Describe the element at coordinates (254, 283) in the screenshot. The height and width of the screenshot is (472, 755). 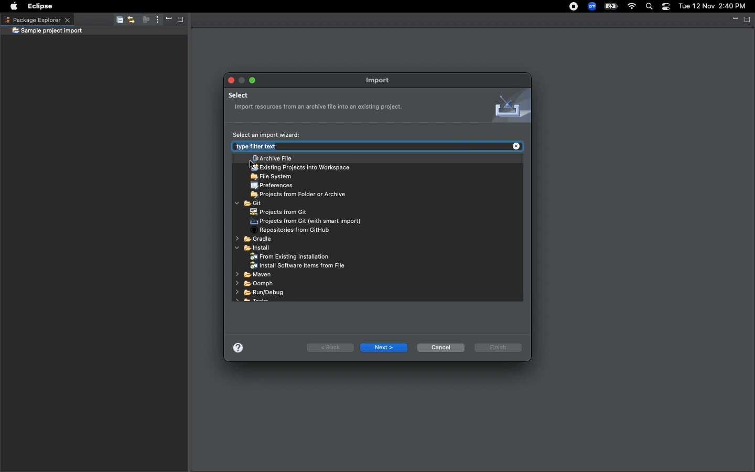
I see `Oomph` at that location.